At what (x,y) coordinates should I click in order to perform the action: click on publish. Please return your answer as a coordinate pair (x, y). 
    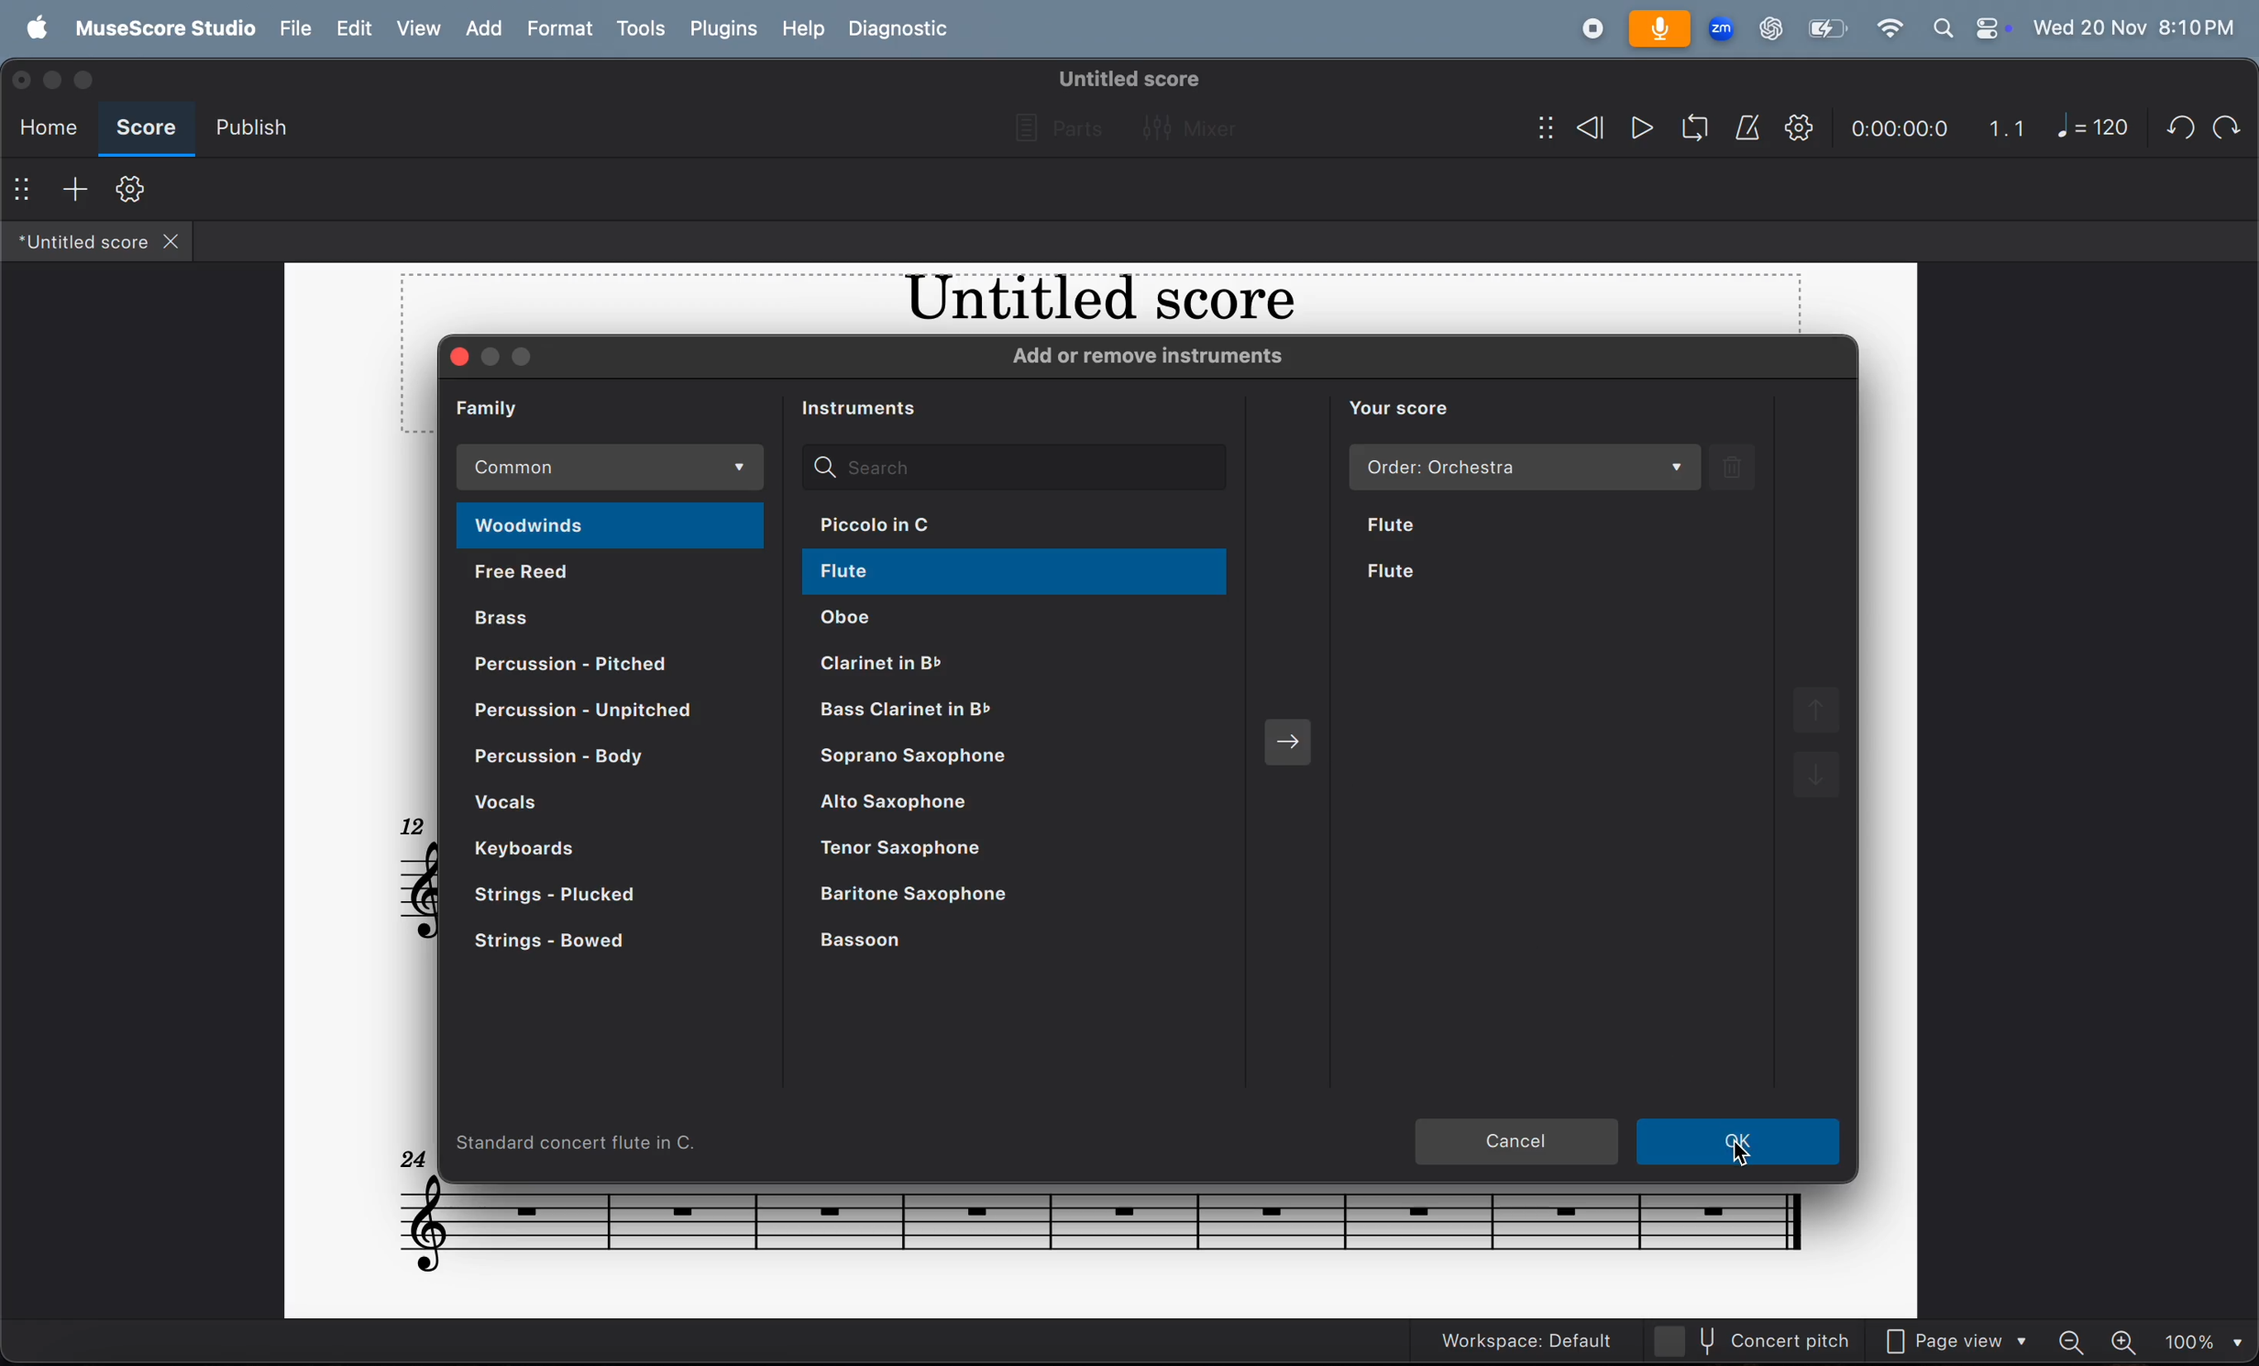
    Looking at the image, I should click on (253, 126).